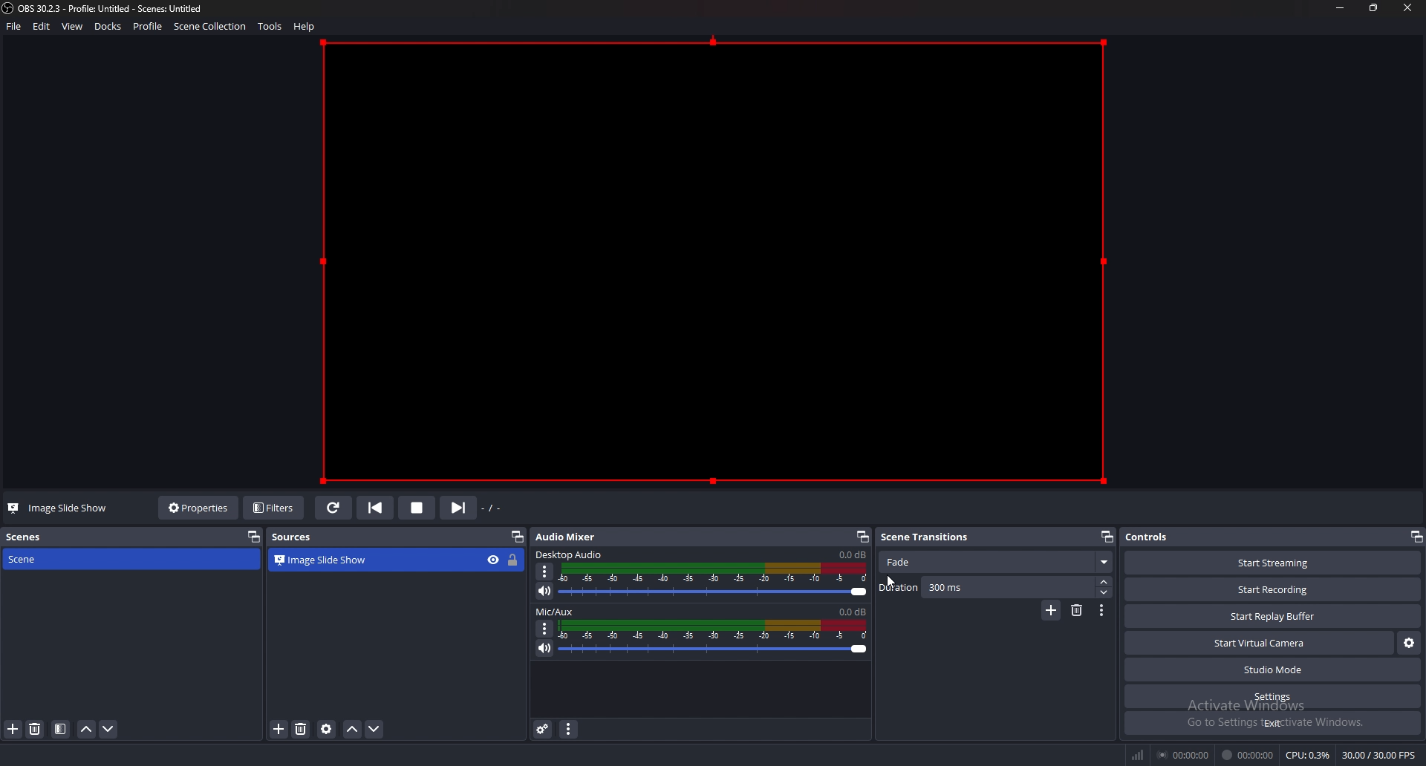  What do you see at coordinates (353, 728) in the screenshot?
I see `move source up` at bounding box center [353, 728].